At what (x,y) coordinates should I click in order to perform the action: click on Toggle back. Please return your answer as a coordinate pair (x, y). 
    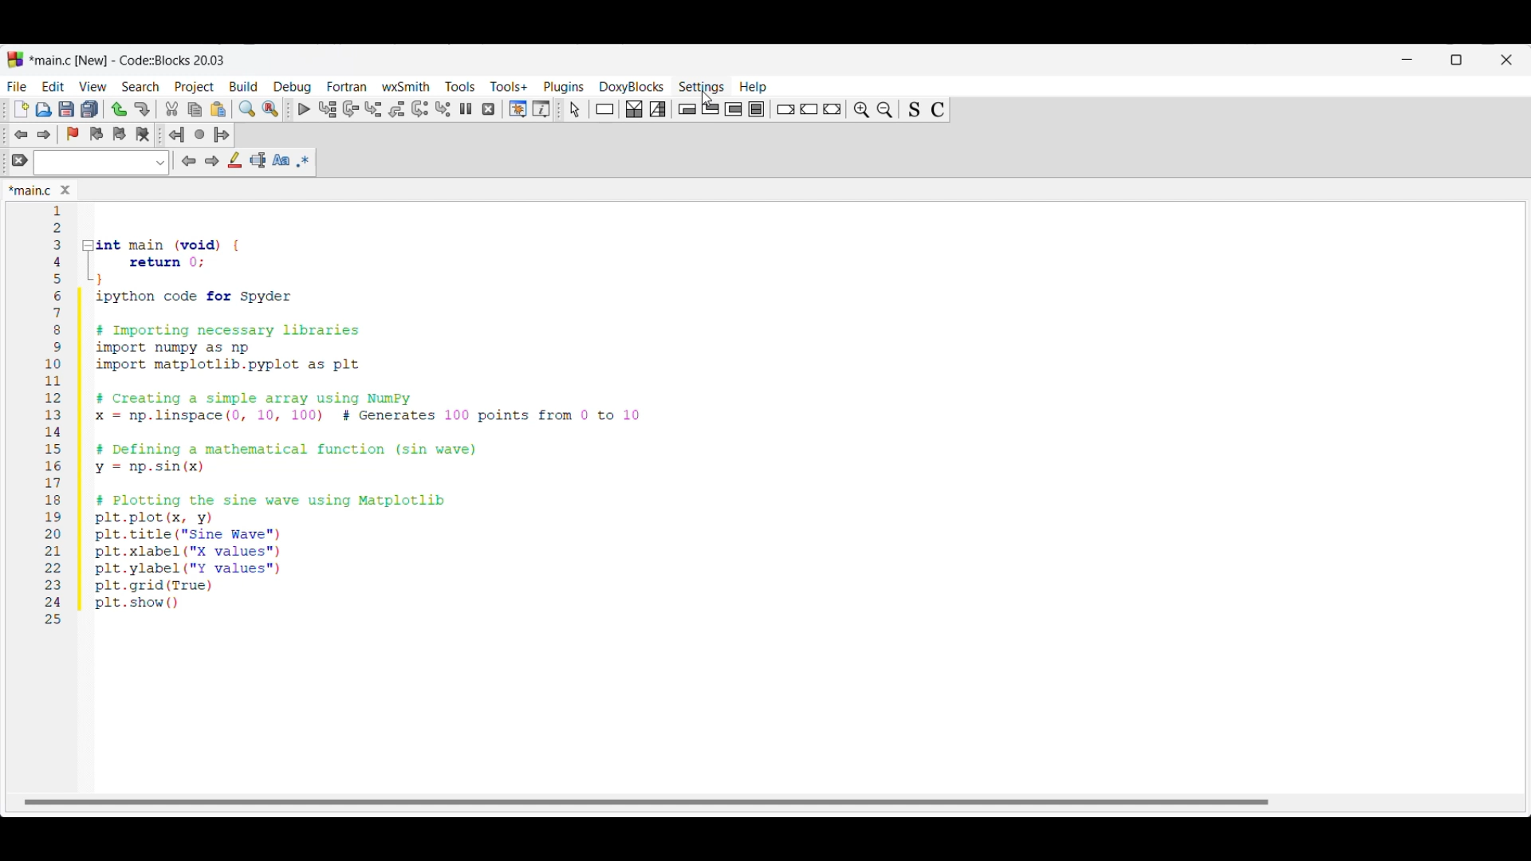
    Looking at the image, I should click on (21, 135).